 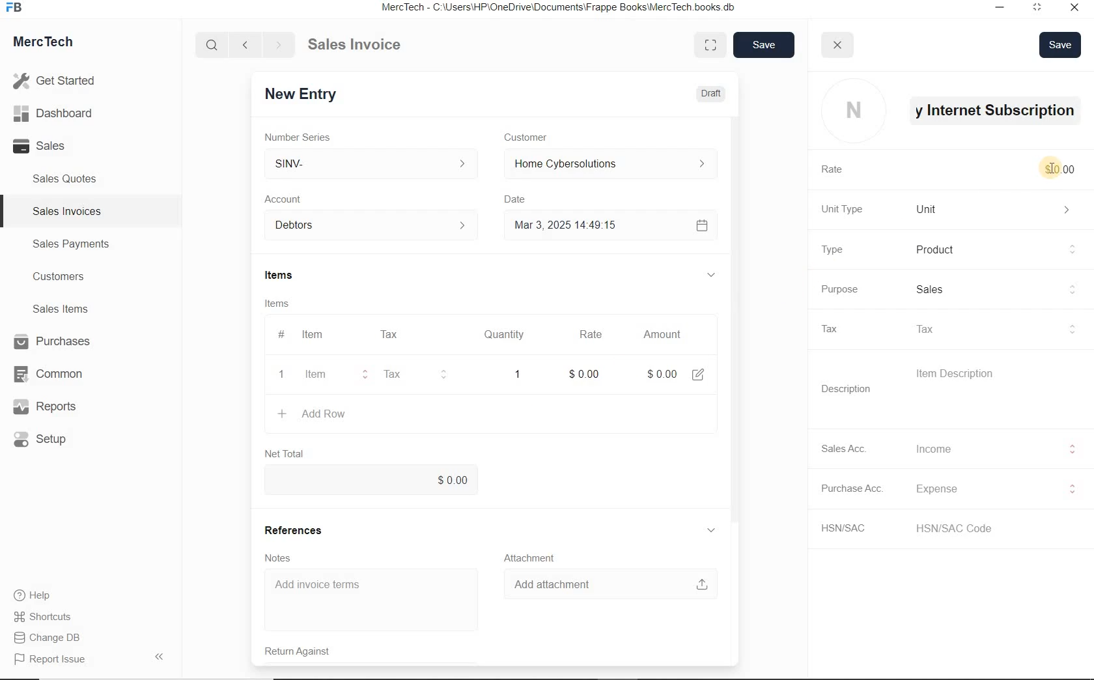 What do you see at coordinates (49, 44) in the screenshot?
I see `MercTech` at bounding box center [49, 44].